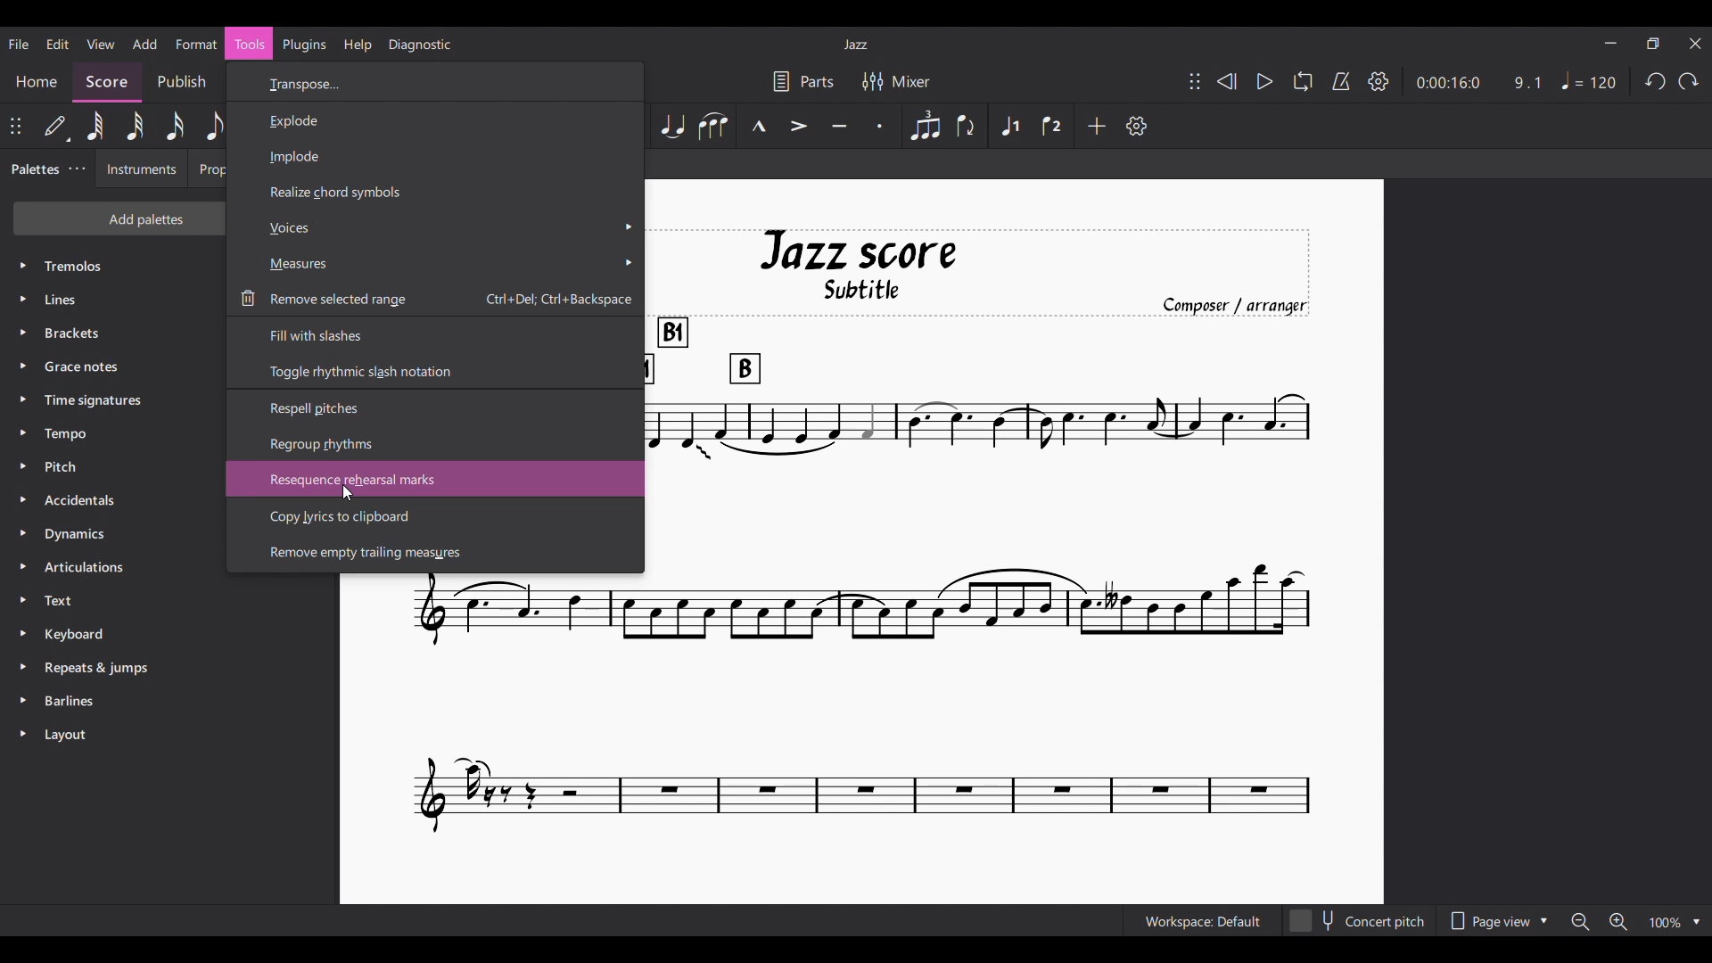 The image size is (1712, 963). I want to click on Properties, so click(207, 169).